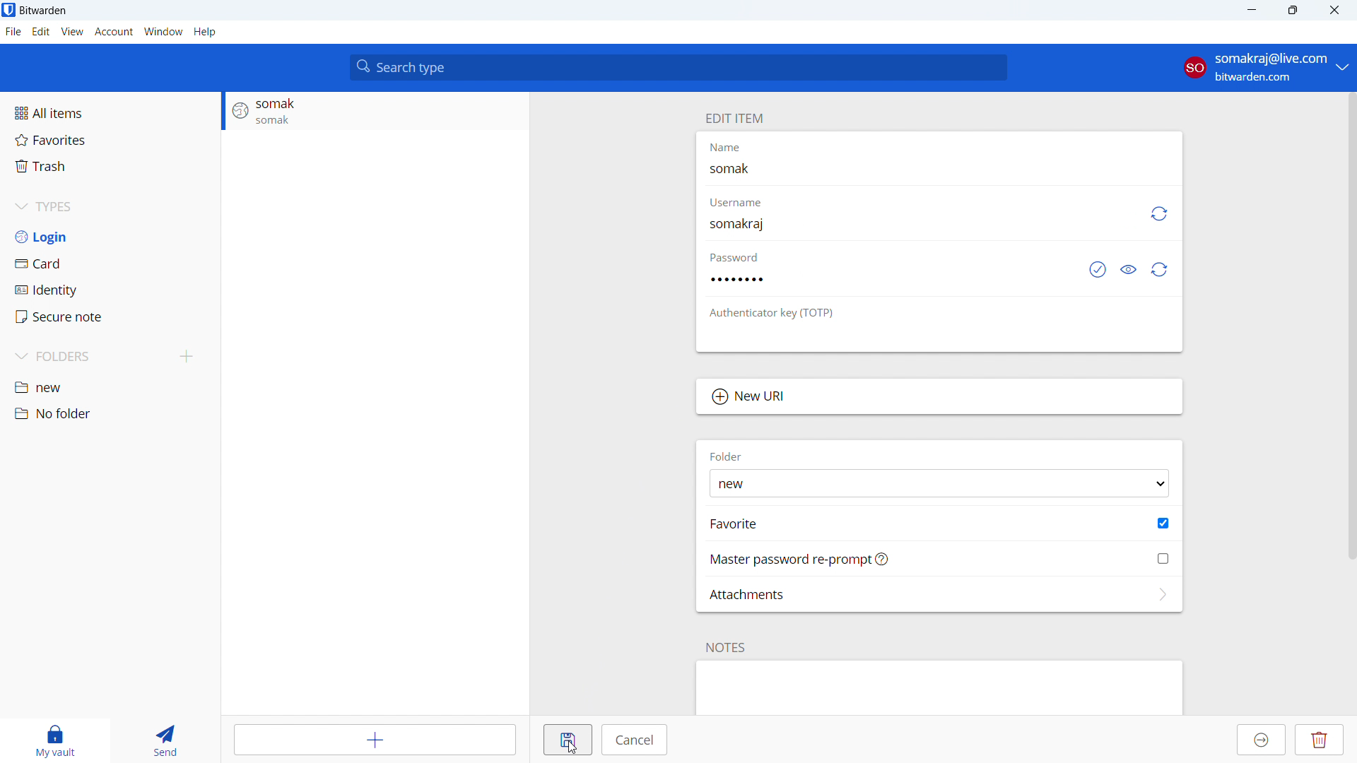  What do you see at coordinates (678, 67) in the screenshot?
I see `search type` at bounding box center [678, 67].